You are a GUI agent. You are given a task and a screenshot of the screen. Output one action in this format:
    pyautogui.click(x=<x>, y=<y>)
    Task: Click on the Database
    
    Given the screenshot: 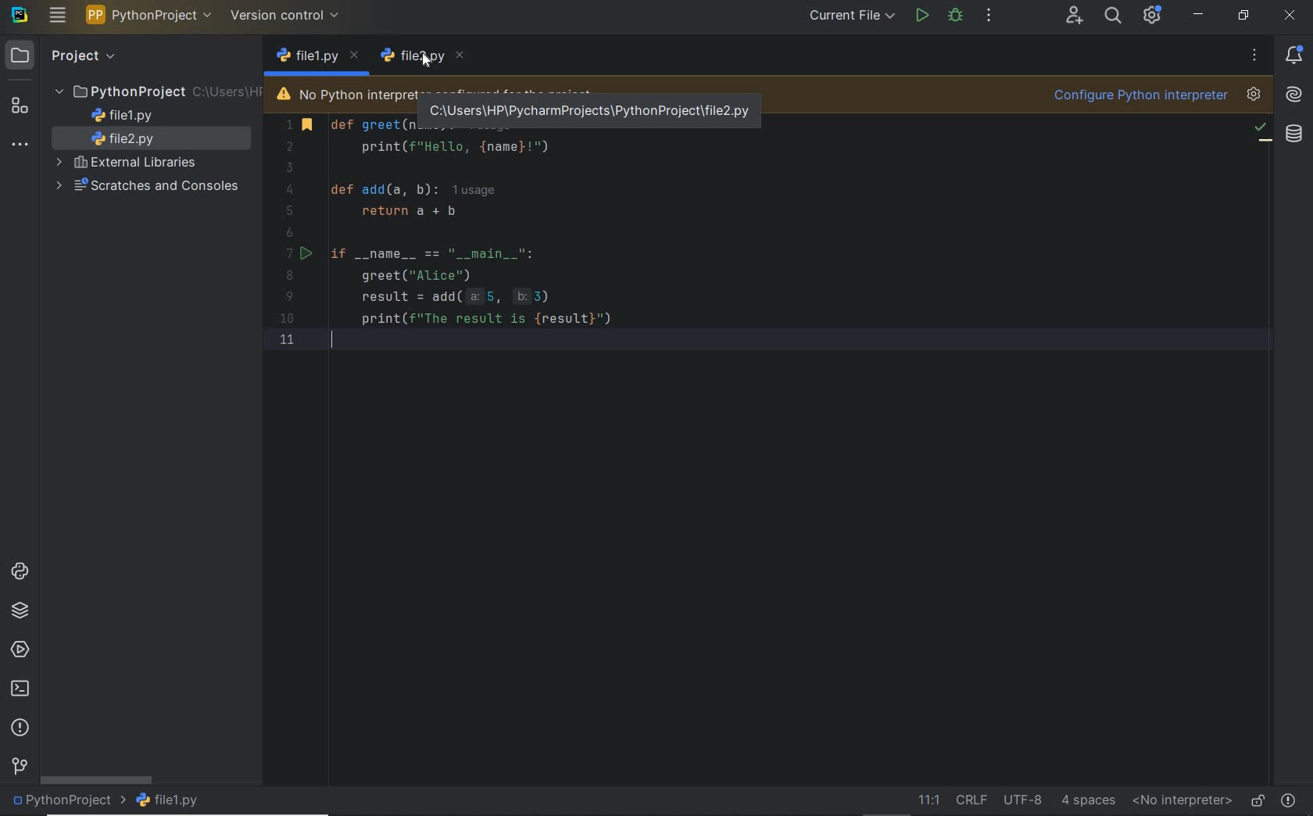 What is the action you would take?
    pyautogui.click(x=1293, y=137)
    